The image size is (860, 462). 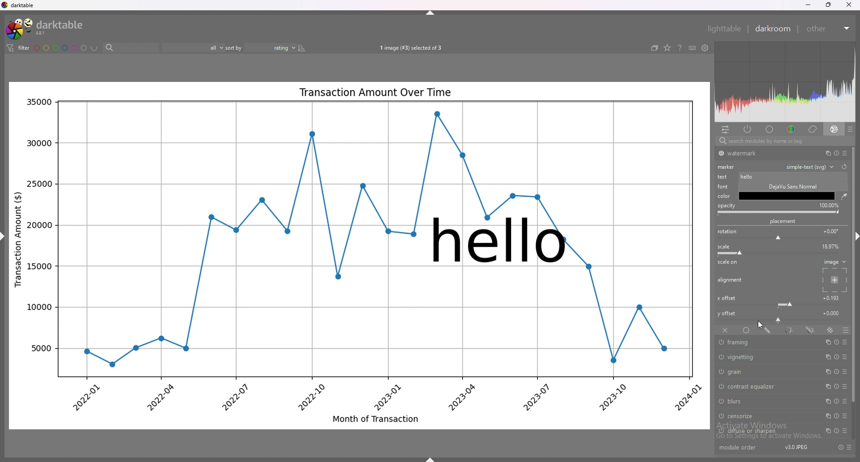 I want to click on reset, so click(x=835, y=387).